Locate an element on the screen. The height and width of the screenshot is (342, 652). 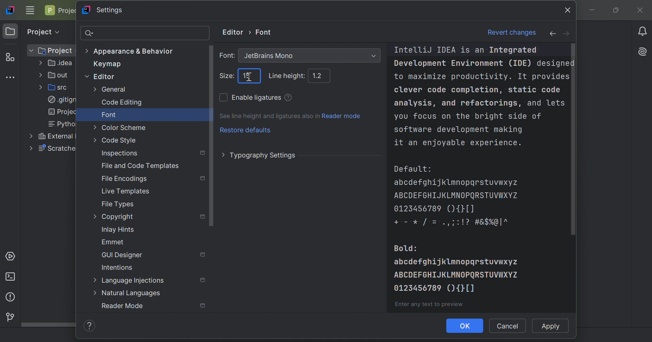
Appearance & Behavior is located at coordinates (130, 52).